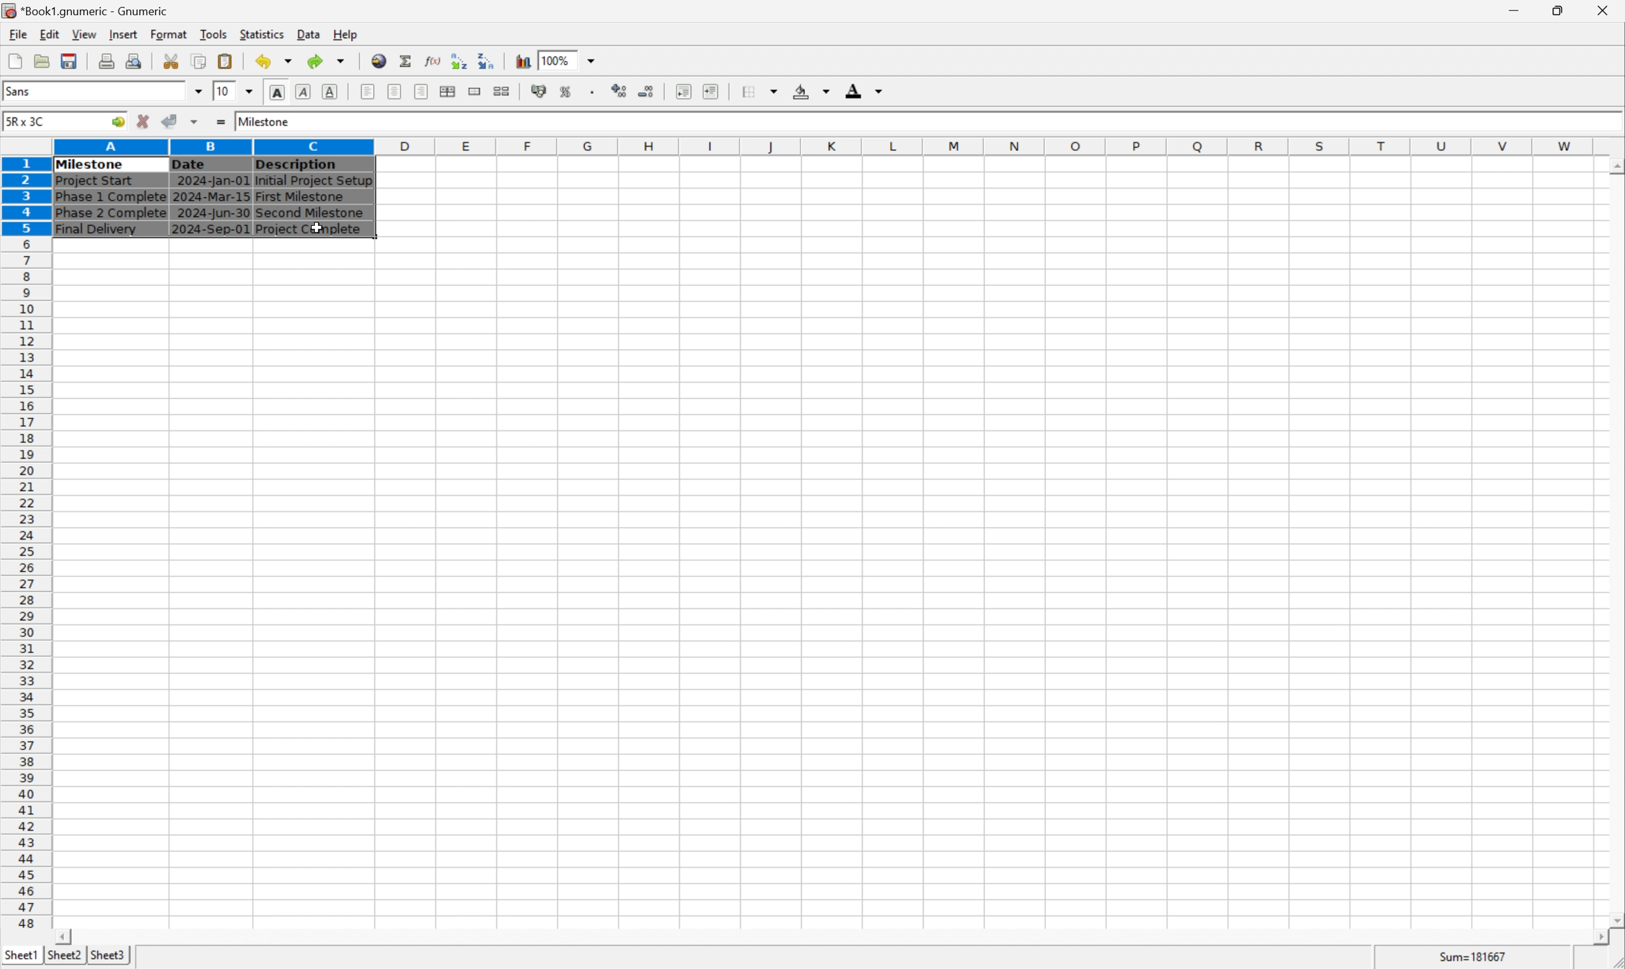  I want to click on align right, so click(419, 93).